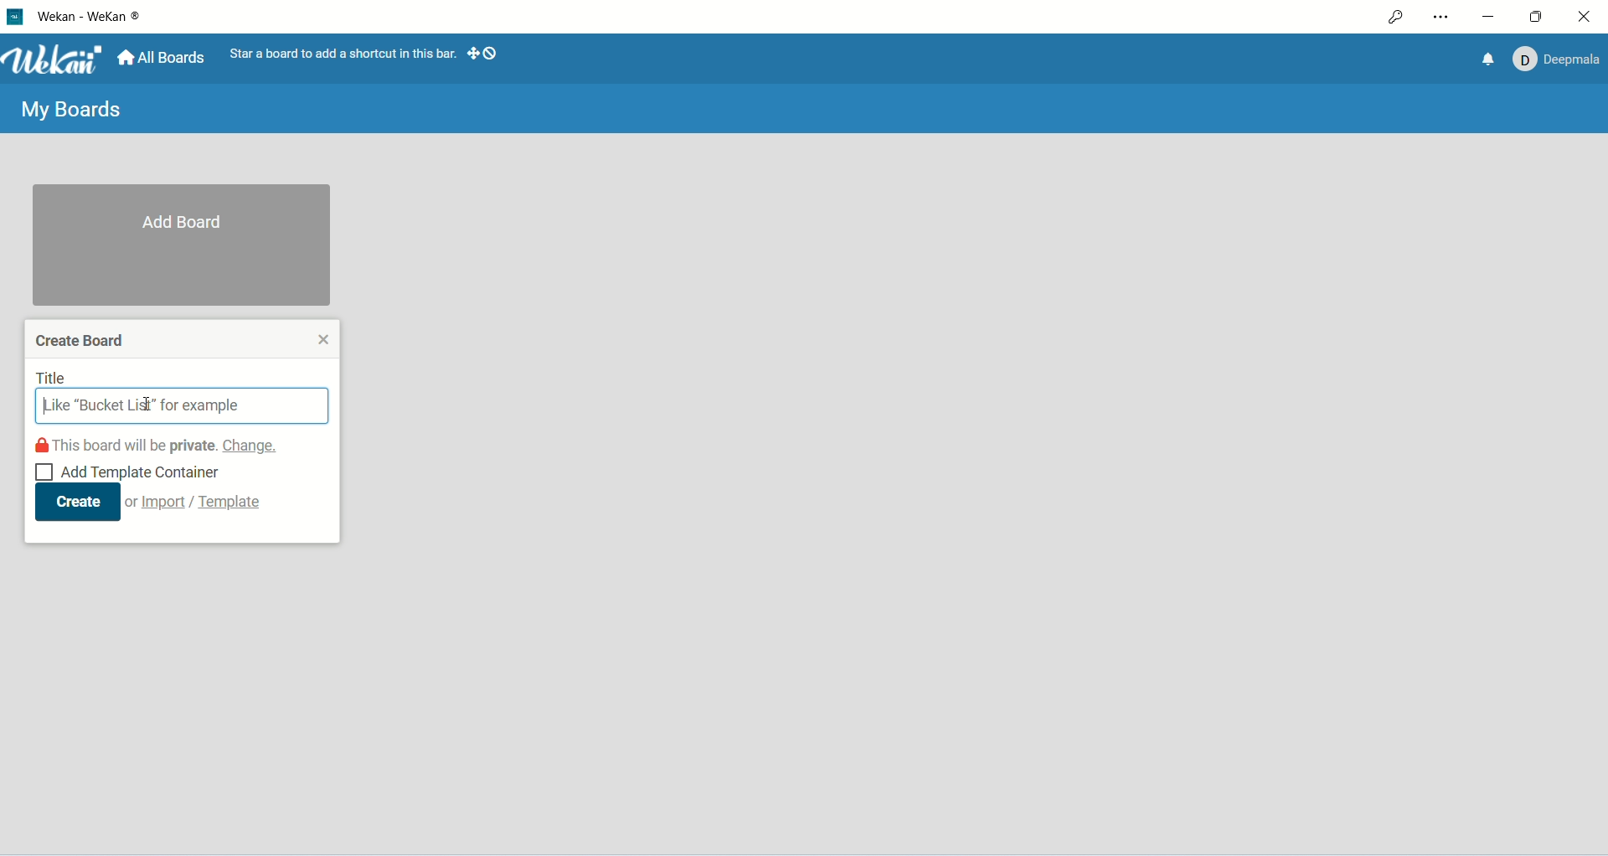  Describe the element at coordinates (92, 19) in the screenshot. I see `WeKan-Wekan` at that location.